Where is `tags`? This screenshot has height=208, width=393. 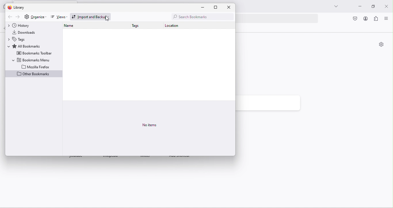 tags is located at coordinates (19, 39).